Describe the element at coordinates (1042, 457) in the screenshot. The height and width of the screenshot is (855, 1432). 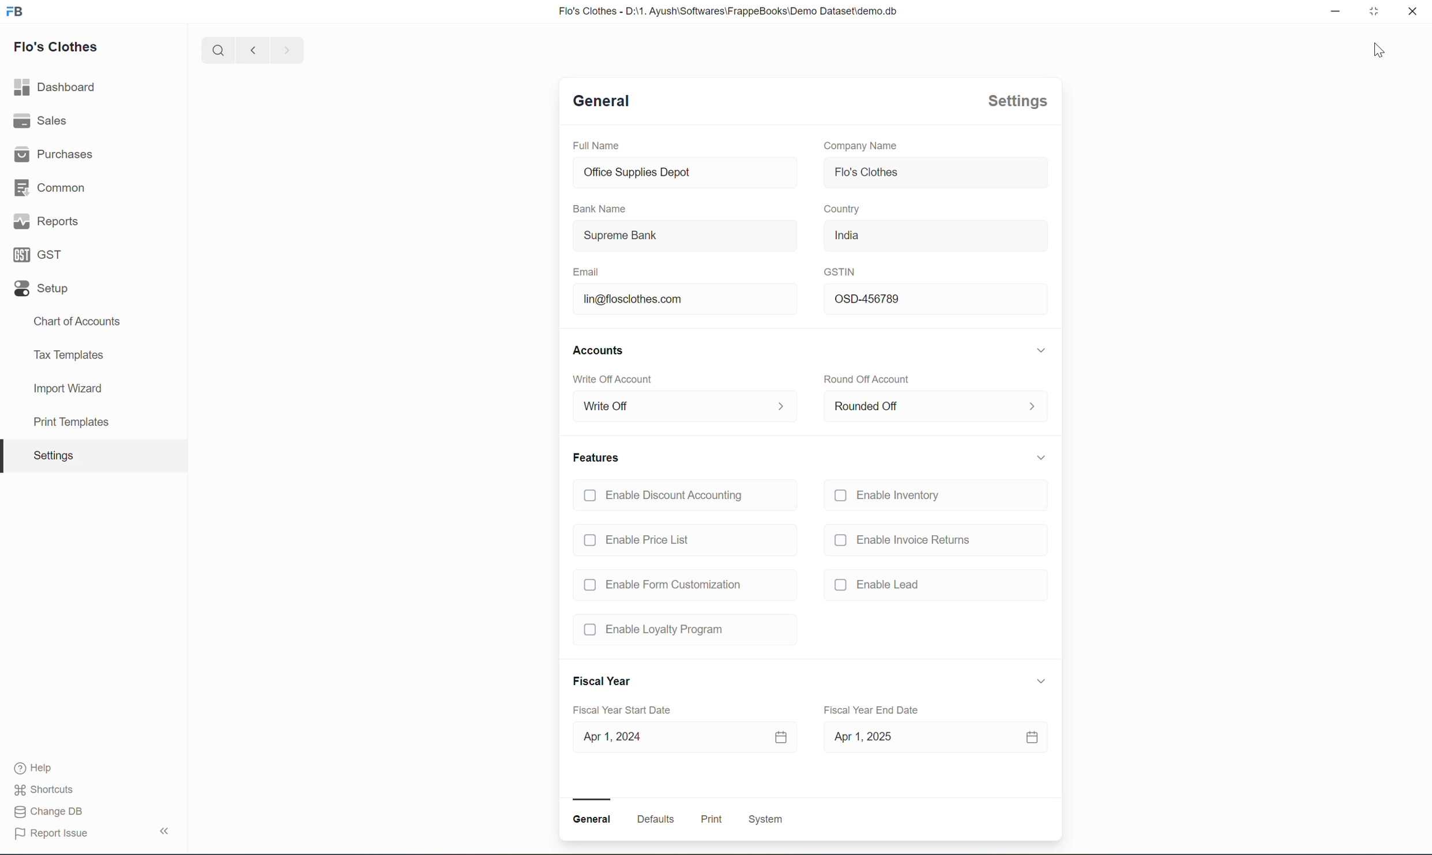
I see `Expand/collapse` at that location.